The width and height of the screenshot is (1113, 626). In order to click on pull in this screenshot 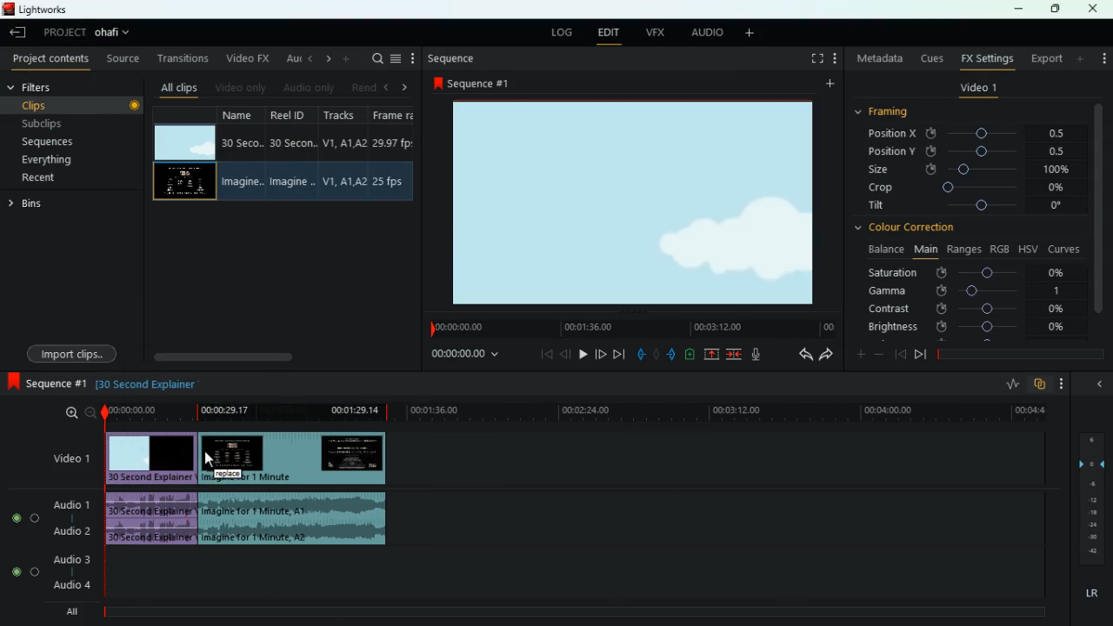, I will do `click(641, 355)`.